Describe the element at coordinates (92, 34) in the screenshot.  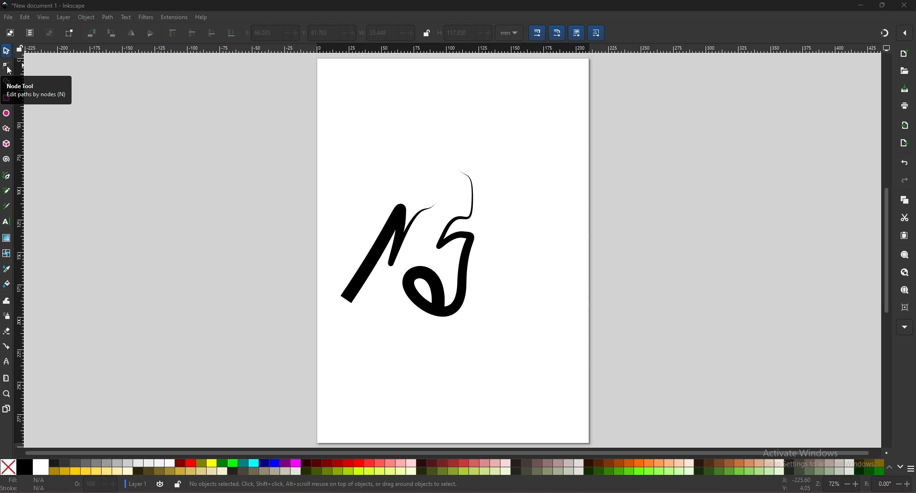
I see `rotate 90 degree ccw` at that location.